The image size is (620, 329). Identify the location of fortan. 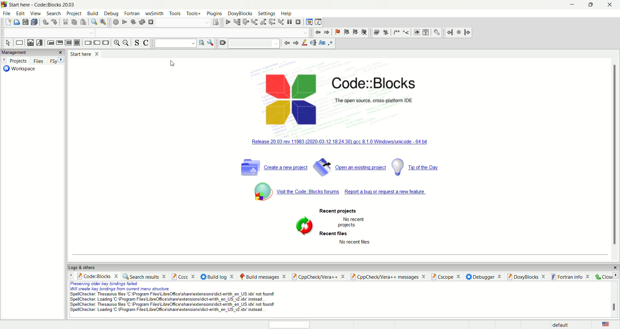
(132, 14).